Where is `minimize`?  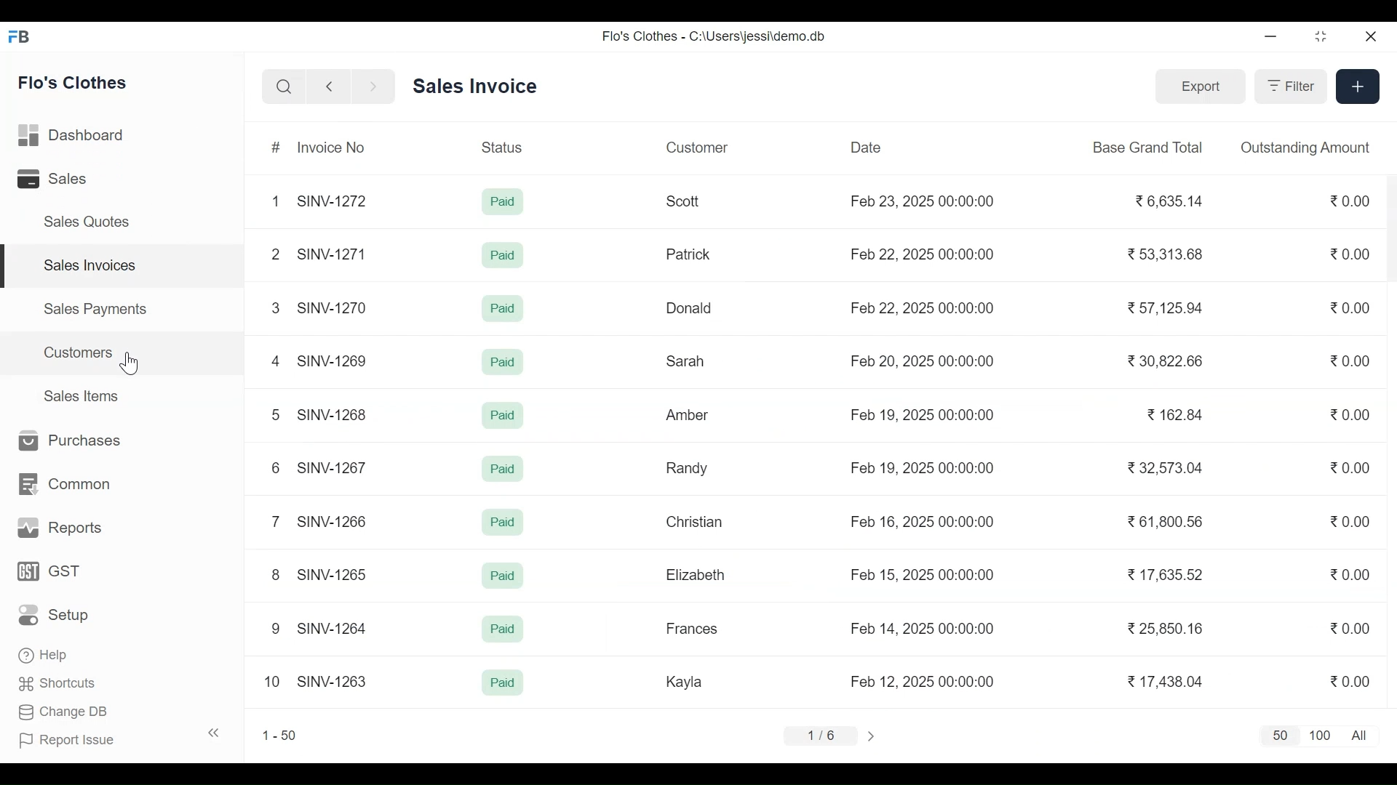
minimize is located at coordinates (1269, 36).